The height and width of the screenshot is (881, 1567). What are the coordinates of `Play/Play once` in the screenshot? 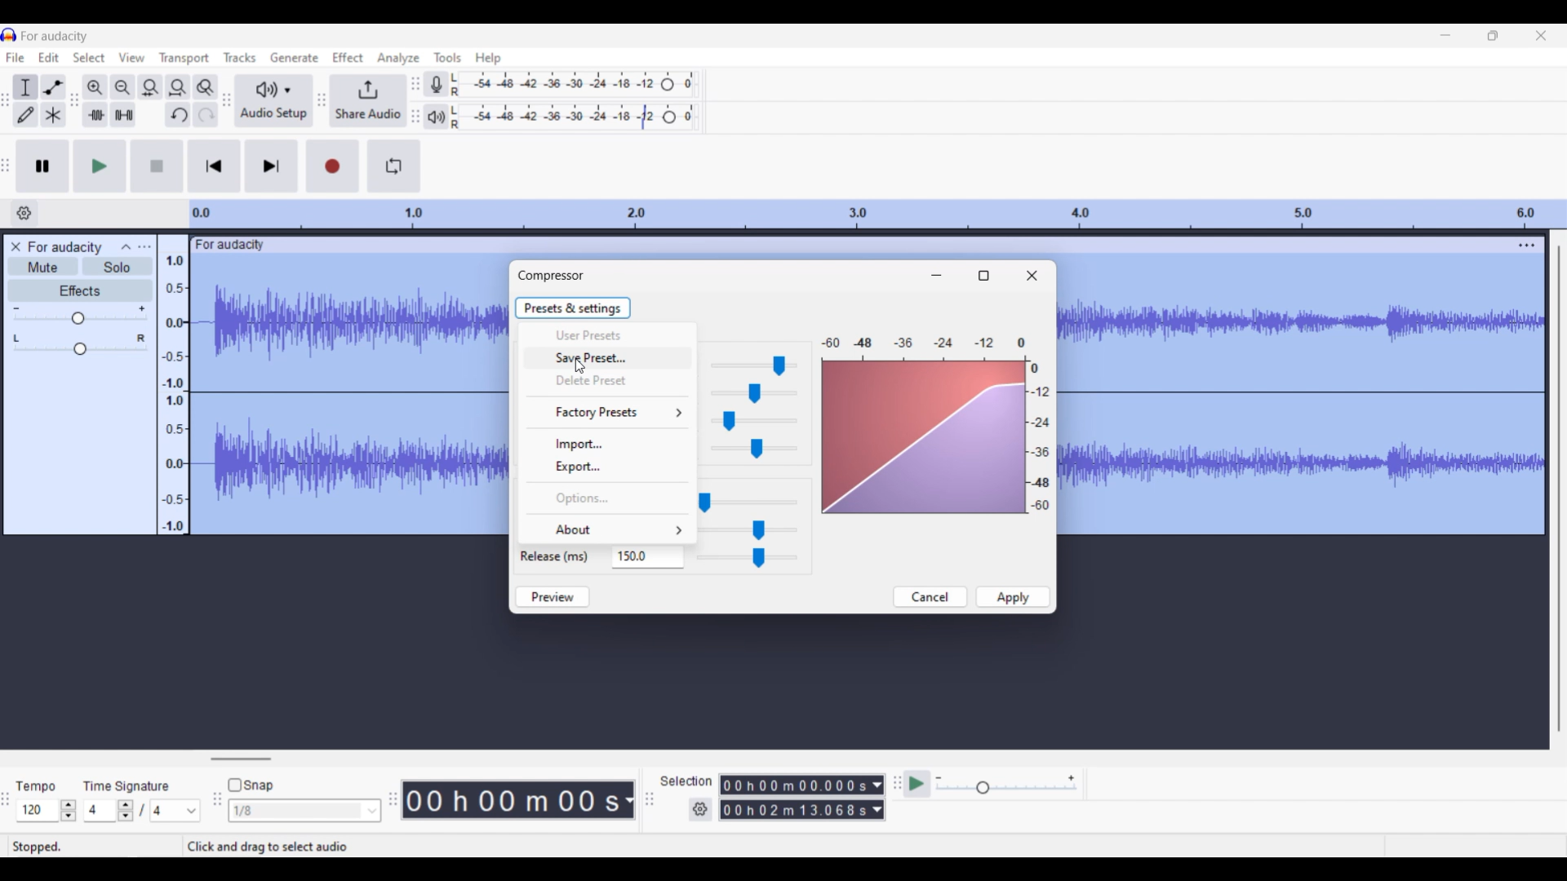 It's located at (100, 166).